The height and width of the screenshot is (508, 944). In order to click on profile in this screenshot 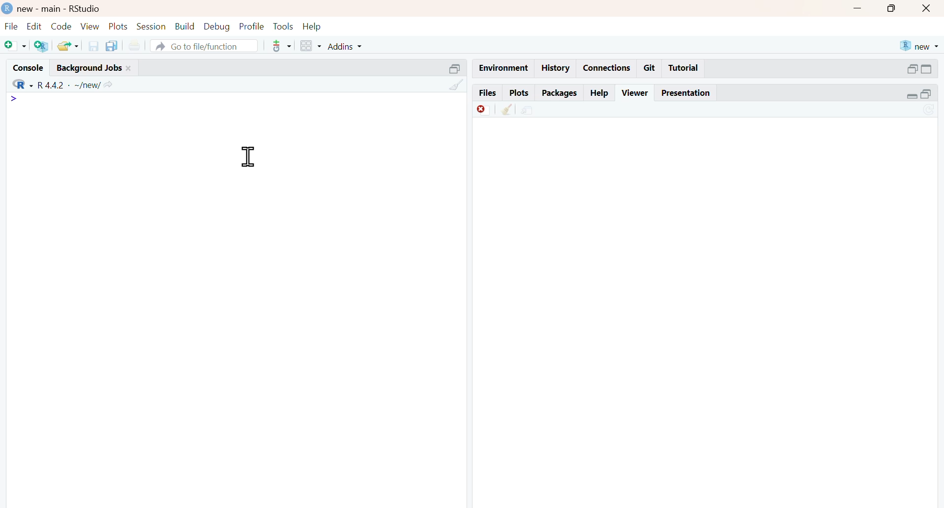, I will do `click(252, 27)`.